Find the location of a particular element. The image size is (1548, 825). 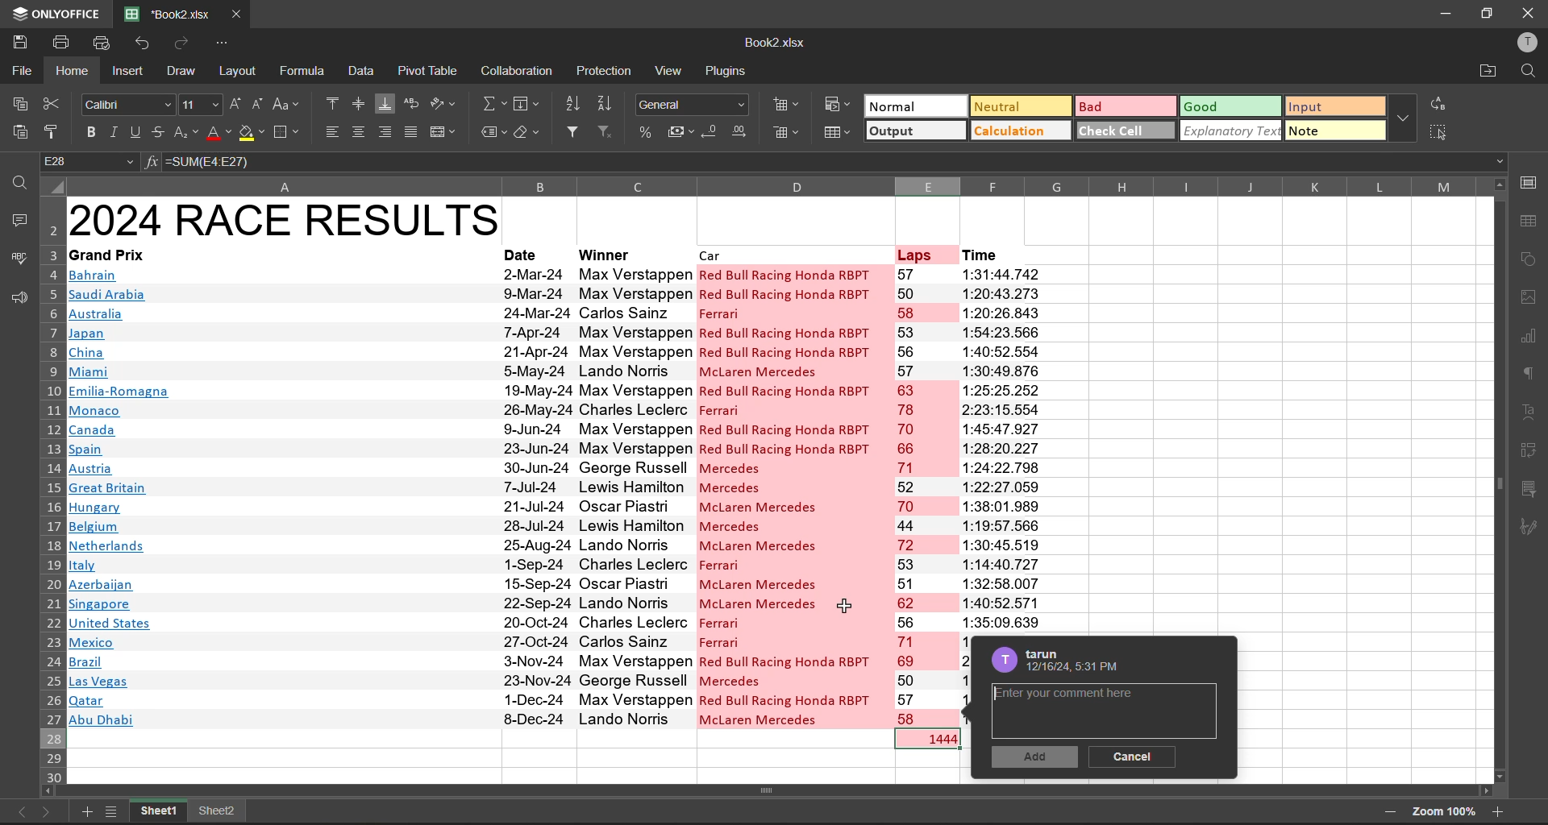

totsl laps is located at coordinates (934, 740).